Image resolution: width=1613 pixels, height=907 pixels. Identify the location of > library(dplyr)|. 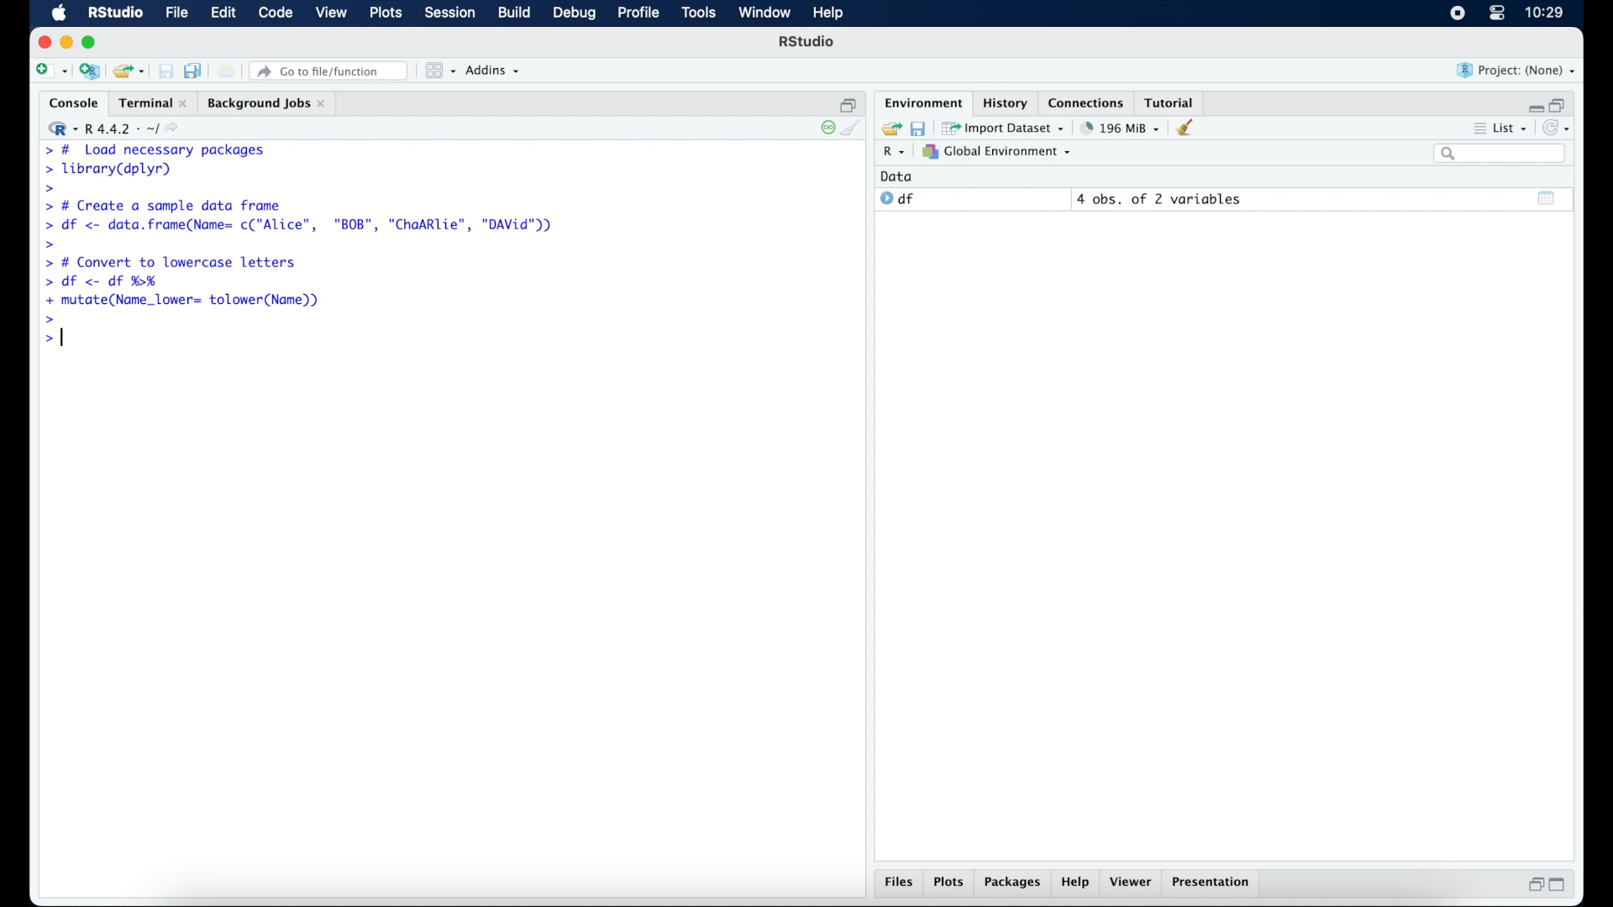
(112, 170).